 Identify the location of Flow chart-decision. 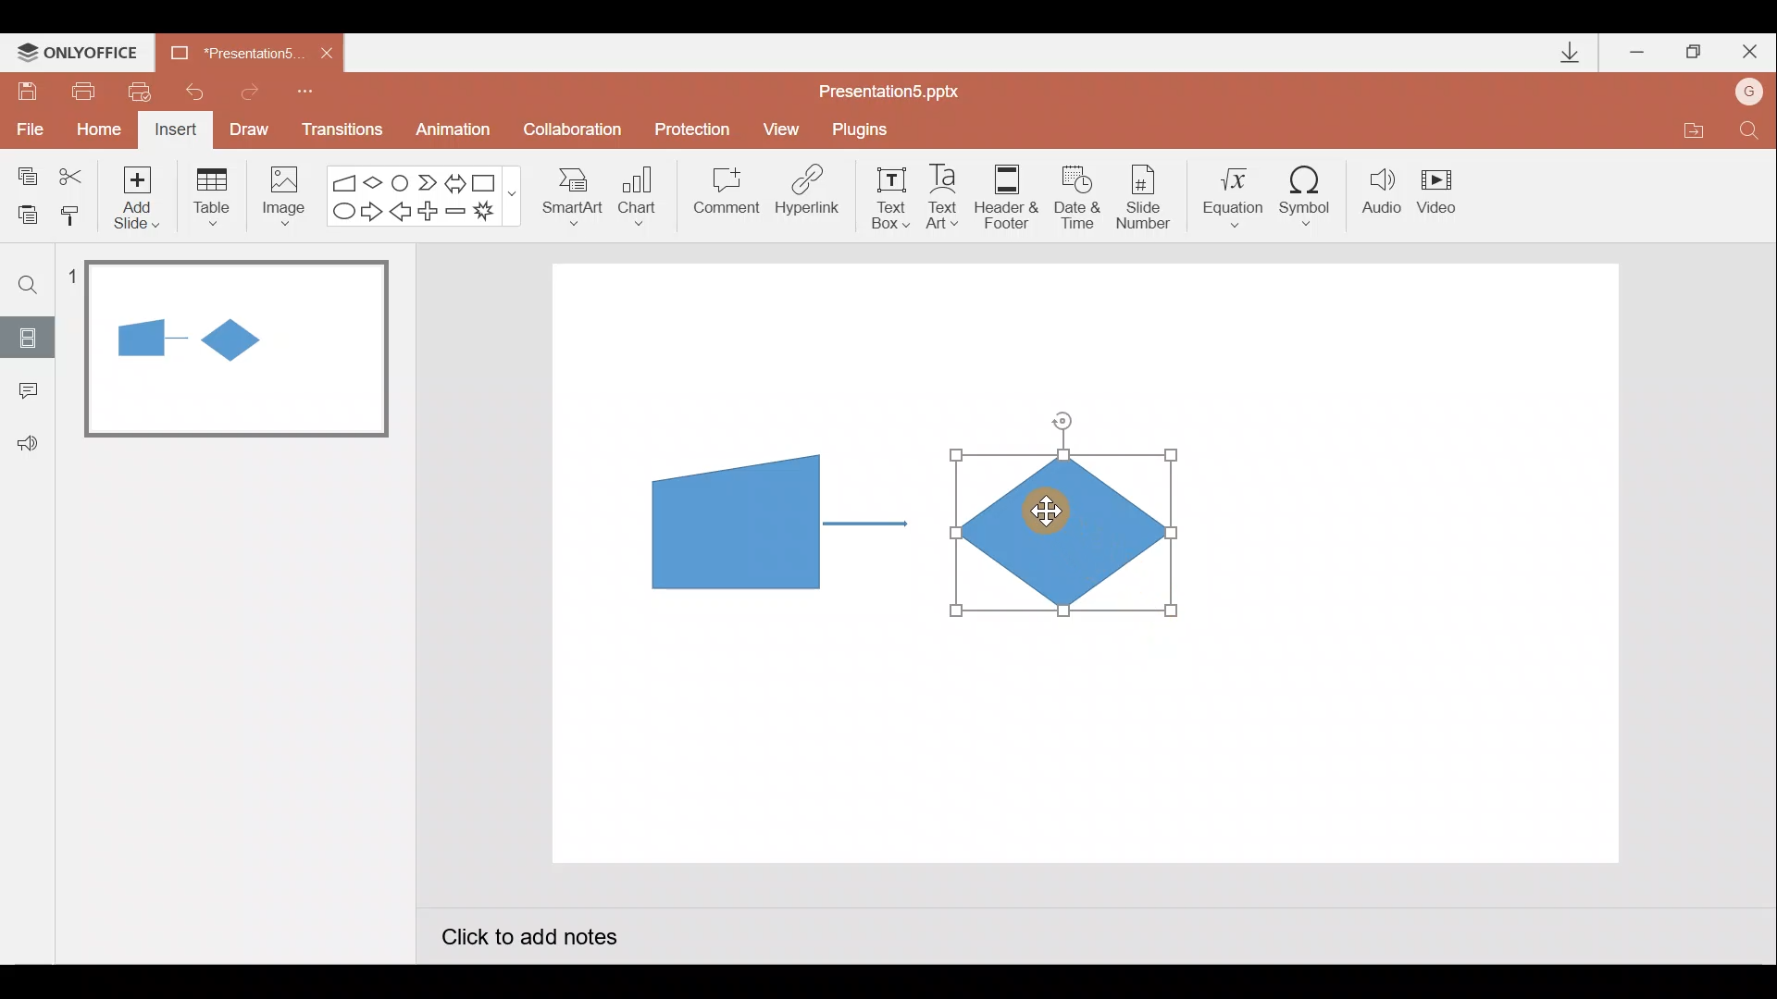
(376, 182).